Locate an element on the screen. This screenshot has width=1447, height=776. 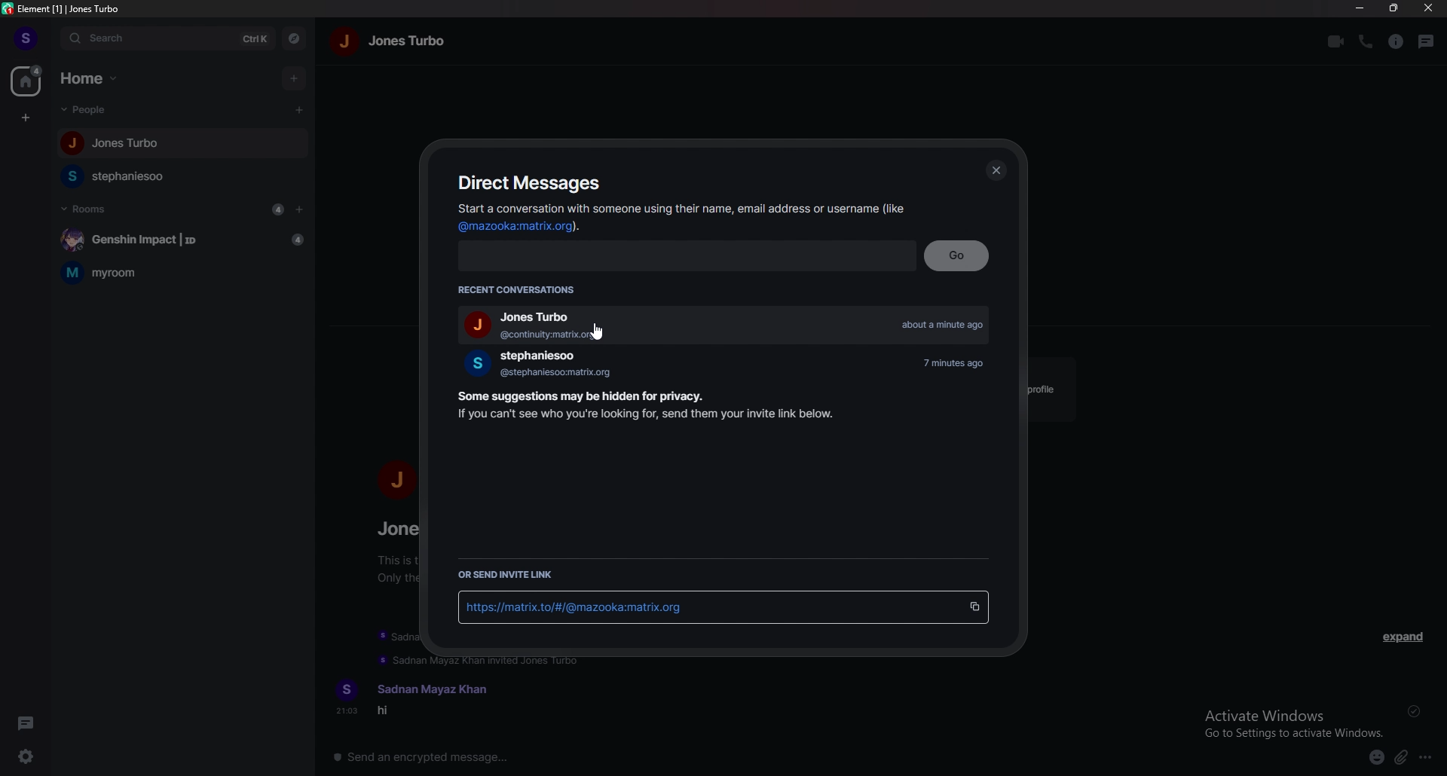
s is located at coordinates (26, 38).